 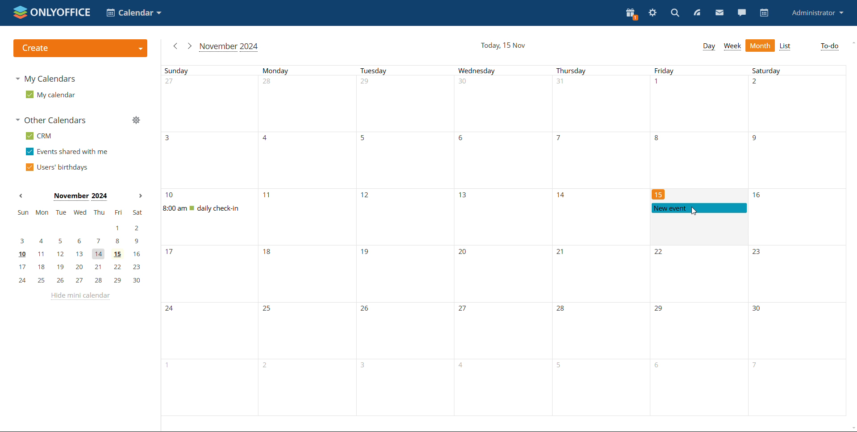 What do you see at coordinates (760, 46) in the screenshot?
I see `month view` at bounding box center [760, 46].